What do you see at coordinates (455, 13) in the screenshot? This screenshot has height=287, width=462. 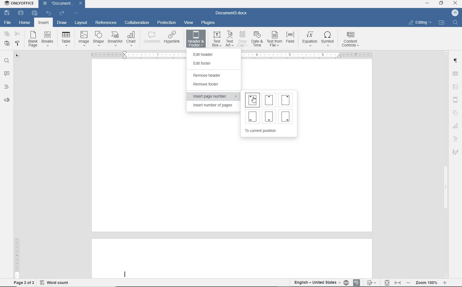 I see `H` at bounding box center [455, 13].